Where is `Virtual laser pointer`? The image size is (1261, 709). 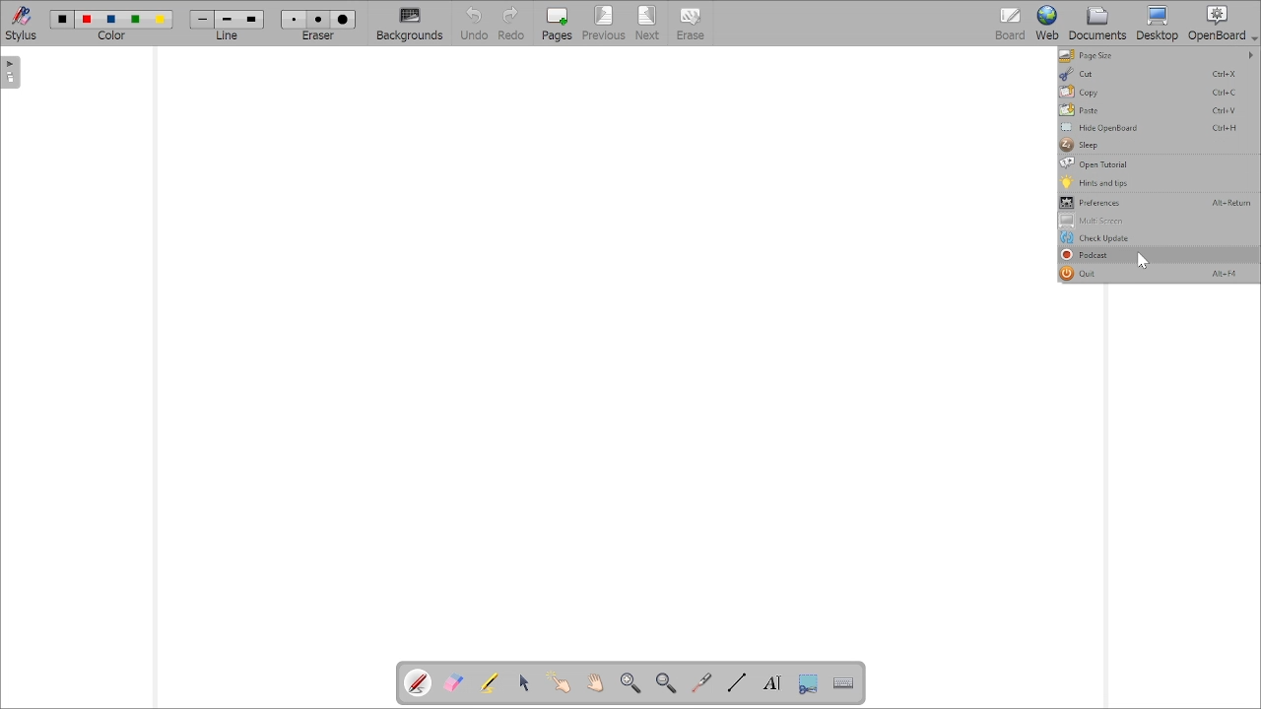 Virtual laser pointer is located at coordinates (700, 682).